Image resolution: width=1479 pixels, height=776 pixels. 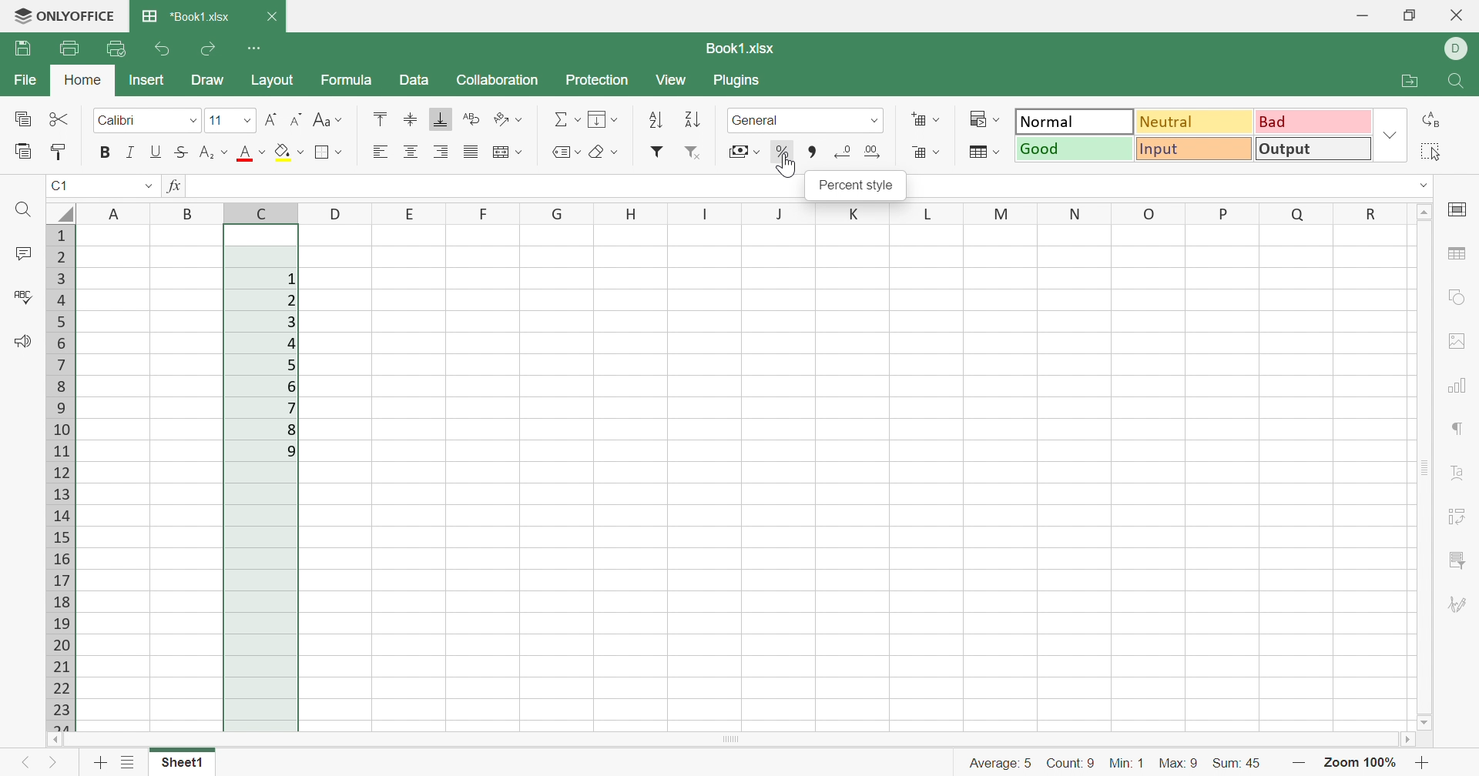 What do you see at coordinates (1429, 153) in the screenshot?
I see `Select all` at bounding box center [1429, 153].